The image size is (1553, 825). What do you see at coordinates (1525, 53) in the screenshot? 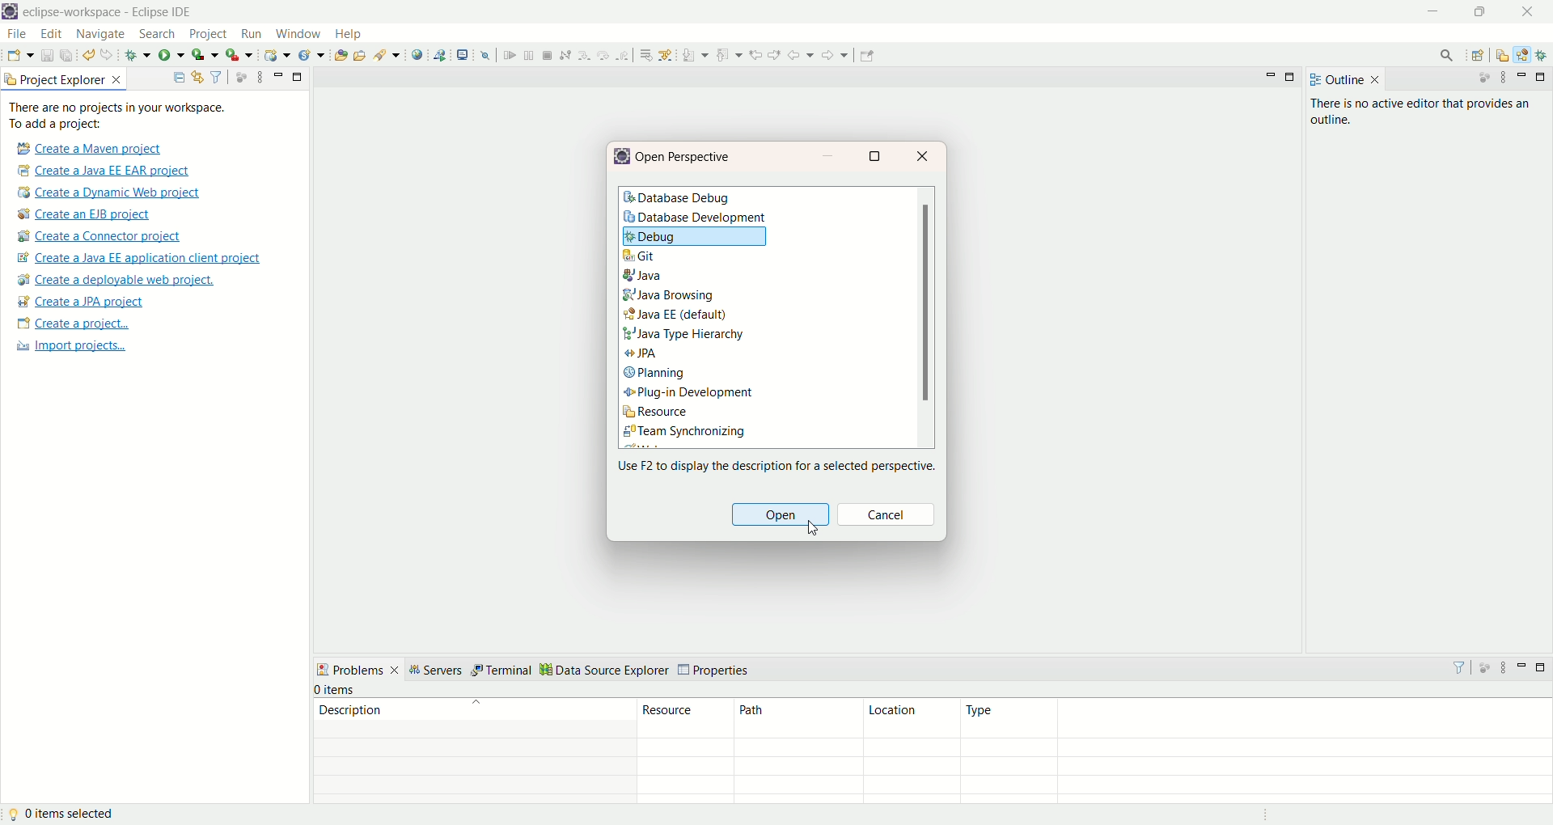
I see `java EE` at bounding box center [1525, 53].